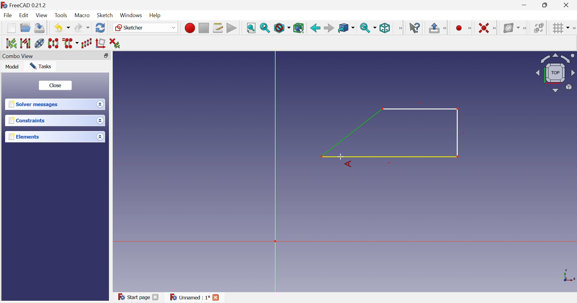  Describe the element at coordinates (114, 43) in the screenshot. I see `Delete all constraints` at that location.